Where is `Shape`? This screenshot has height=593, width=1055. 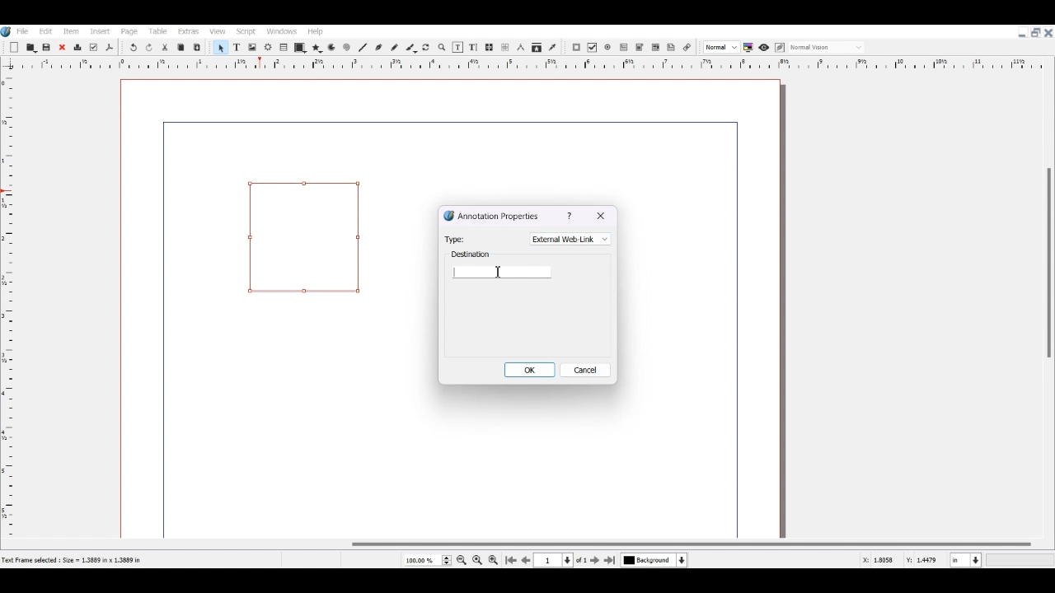
Shape is located at coordinates (300, 48).